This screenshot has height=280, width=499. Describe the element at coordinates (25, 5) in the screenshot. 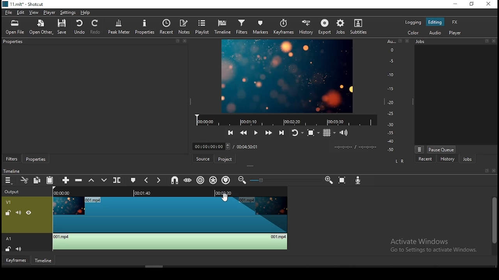

I see `11.mlt* -shotcut` at that location.